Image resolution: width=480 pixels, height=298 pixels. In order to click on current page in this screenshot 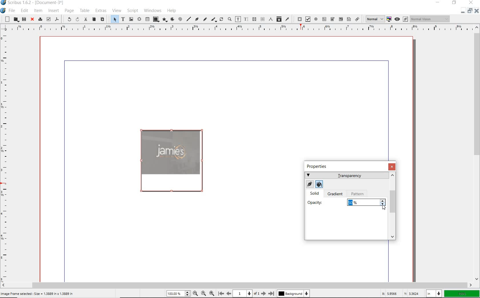, I will do `click(246, 294)`.